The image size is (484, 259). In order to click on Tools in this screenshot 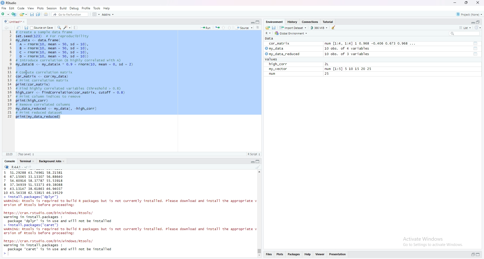, I will do `click(97, 8)`.